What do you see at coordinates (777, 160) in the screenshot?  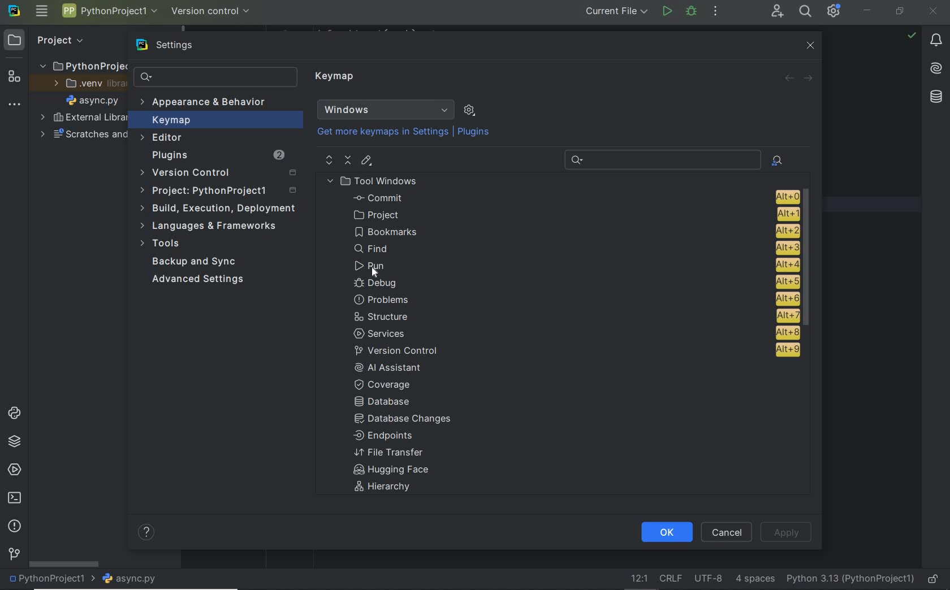 I see `find actions by shortcut` at bounding box center [777, 160].